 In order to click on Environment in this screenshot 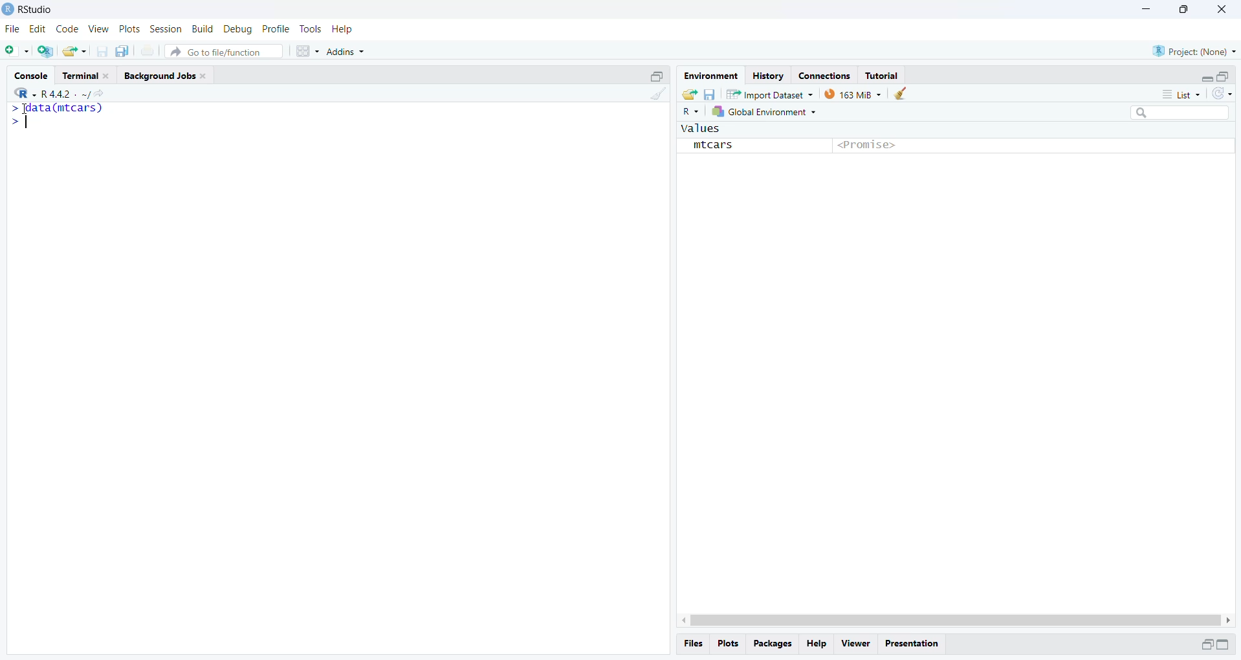, I will do `click(712, 76)`.